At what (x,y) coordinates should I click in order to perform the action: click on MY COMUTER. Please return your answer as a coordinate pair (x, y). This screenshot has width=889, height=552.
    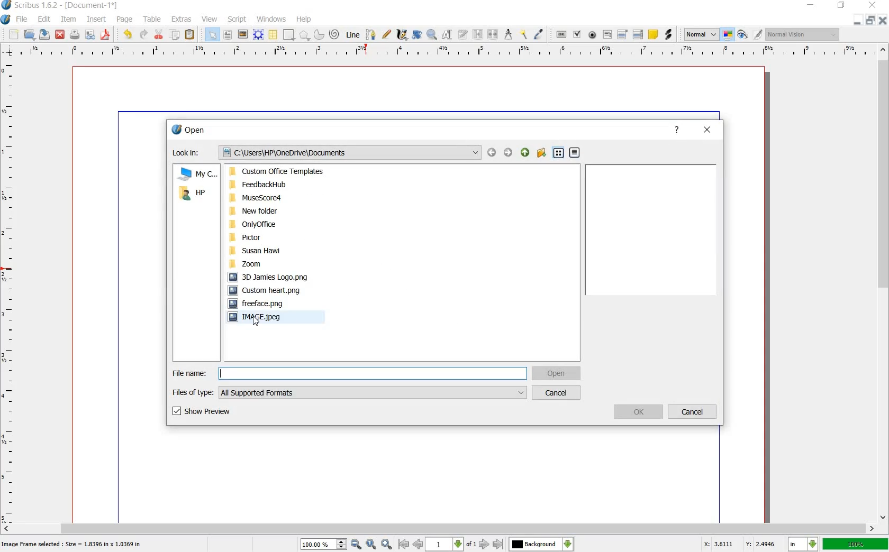
    Looking at the image, I should click on (196, 173).